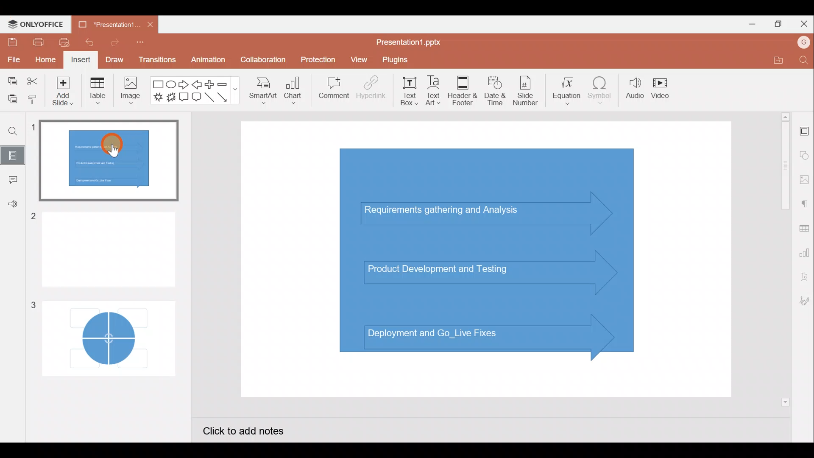 The image size is (814, 458). I want to click on Explosion 1, so click(157, 96).